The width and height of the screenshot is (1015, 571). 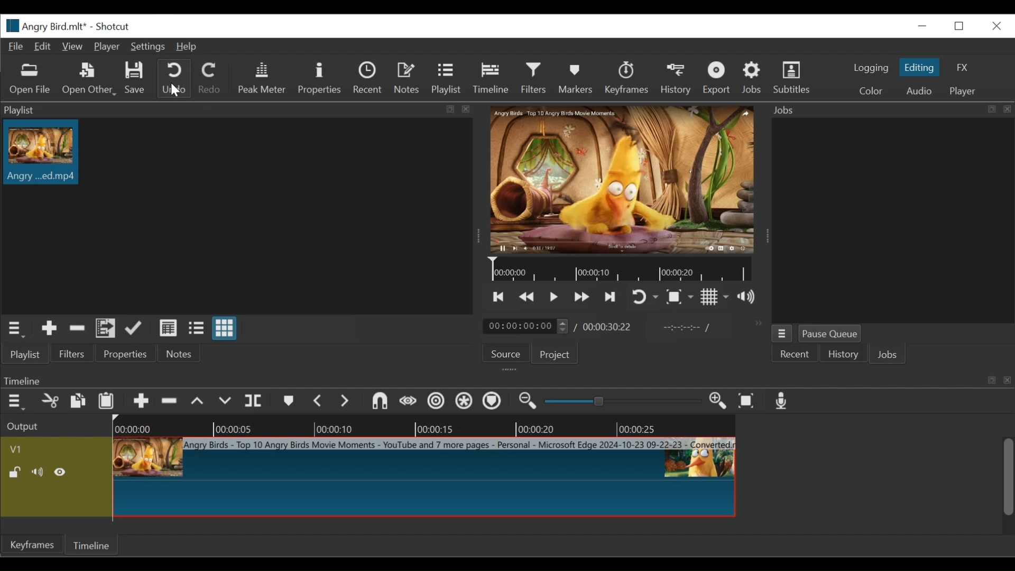 What do you see at coordinates (287, 401) in the screenshot?
I see `Markers` at bounding box center [287, 401].